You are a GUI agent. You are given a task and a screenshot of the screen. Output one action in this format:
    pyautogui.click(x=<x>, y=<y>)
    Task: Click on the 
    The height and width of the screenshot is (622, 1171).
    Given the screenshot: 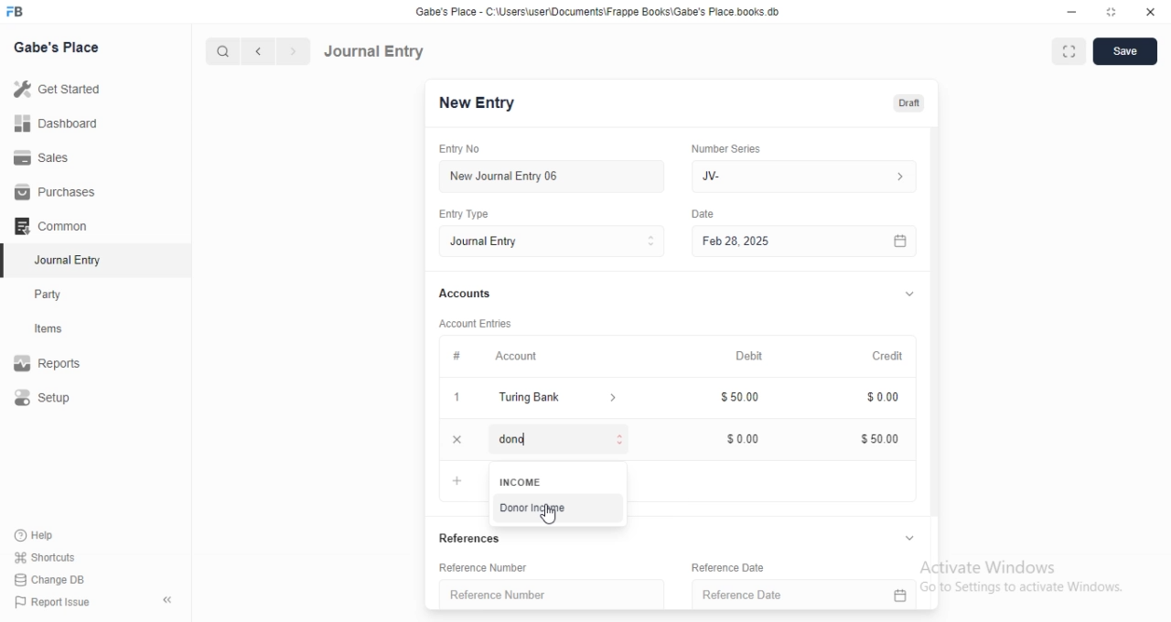 What is the action you would take?
    pyautogui.click(x=705, y=216)
    